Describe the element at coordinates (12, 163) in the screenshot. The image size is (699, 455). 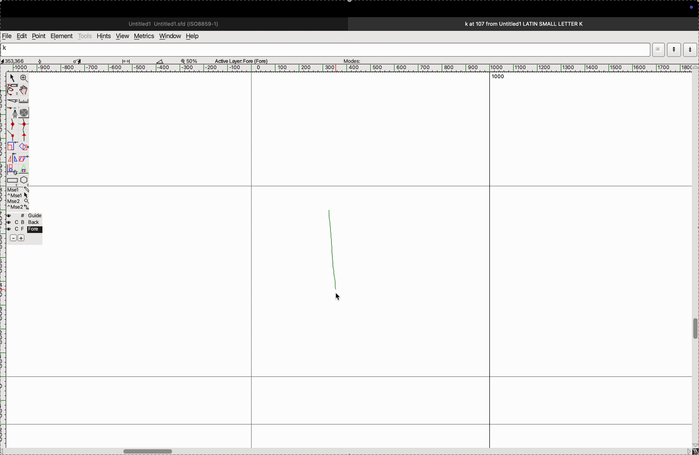
I see `mirror` at that location.